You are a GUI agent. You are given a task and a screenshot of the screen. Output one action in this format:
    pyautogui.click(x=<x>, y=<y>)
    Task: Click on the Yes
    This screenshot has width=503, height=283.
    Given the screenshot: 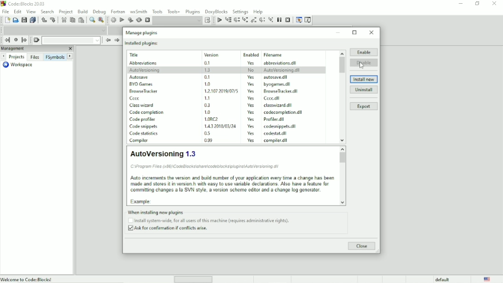 What is the action you would take?
    pyautogui.click(x=252, y=141)
    